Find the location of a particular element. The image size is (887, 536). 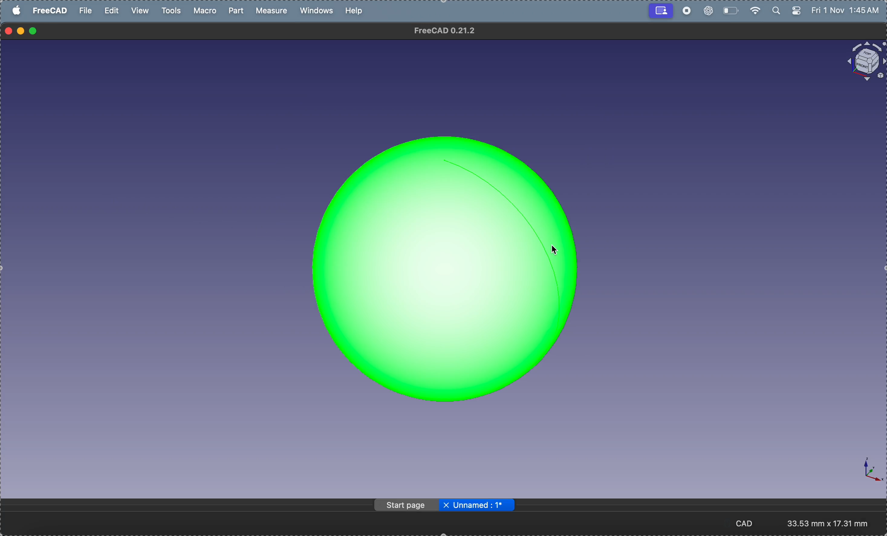

apple widgets is located at coordinates (785, 11).